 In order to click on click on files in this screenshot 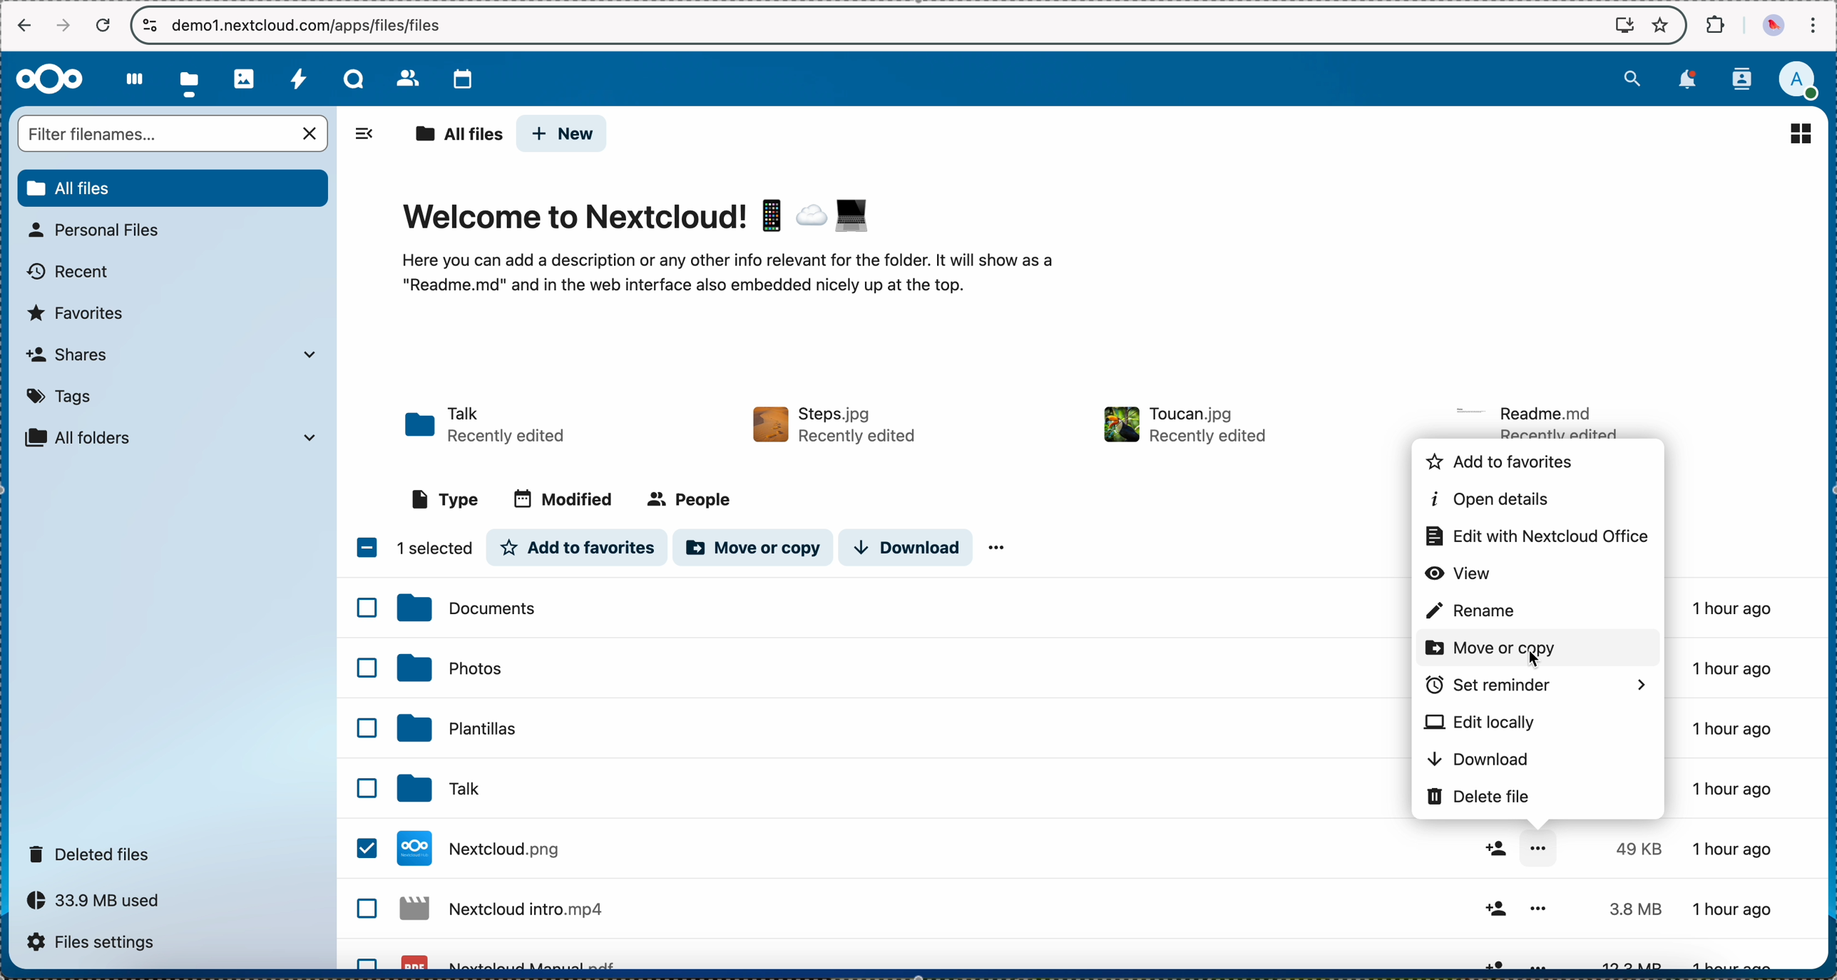, I will do `click(192, 79)`.